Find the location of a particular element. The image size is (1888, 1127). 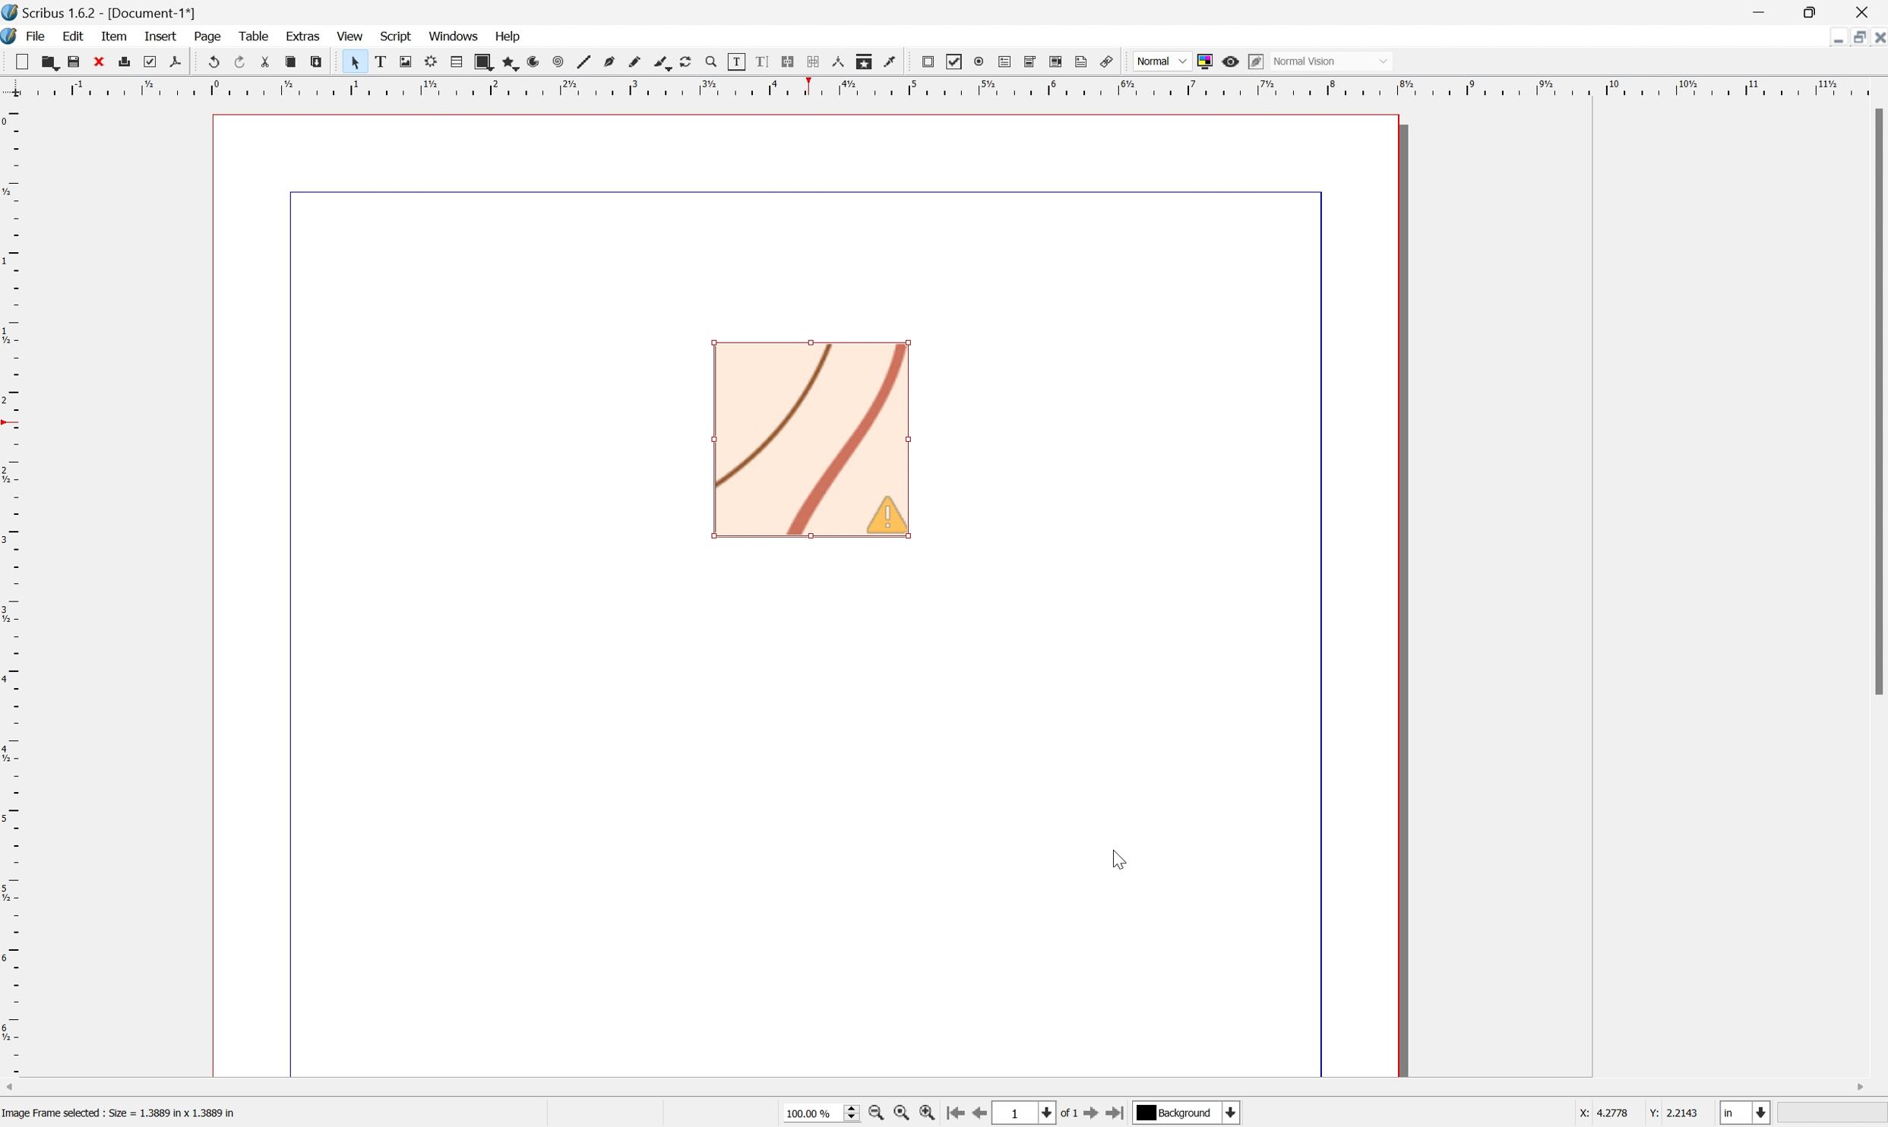

Edit in preview mode is located at coordinates (1257, 62).